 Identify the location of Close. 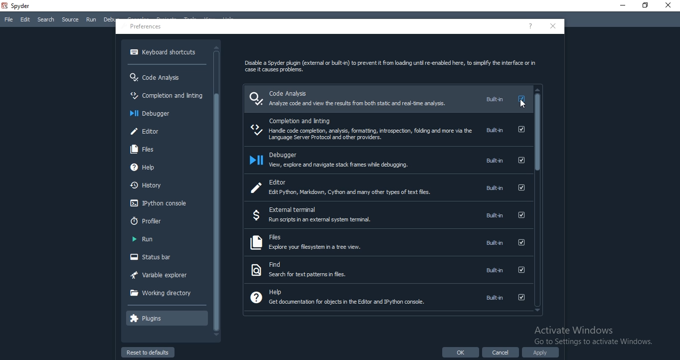
(670, 5).